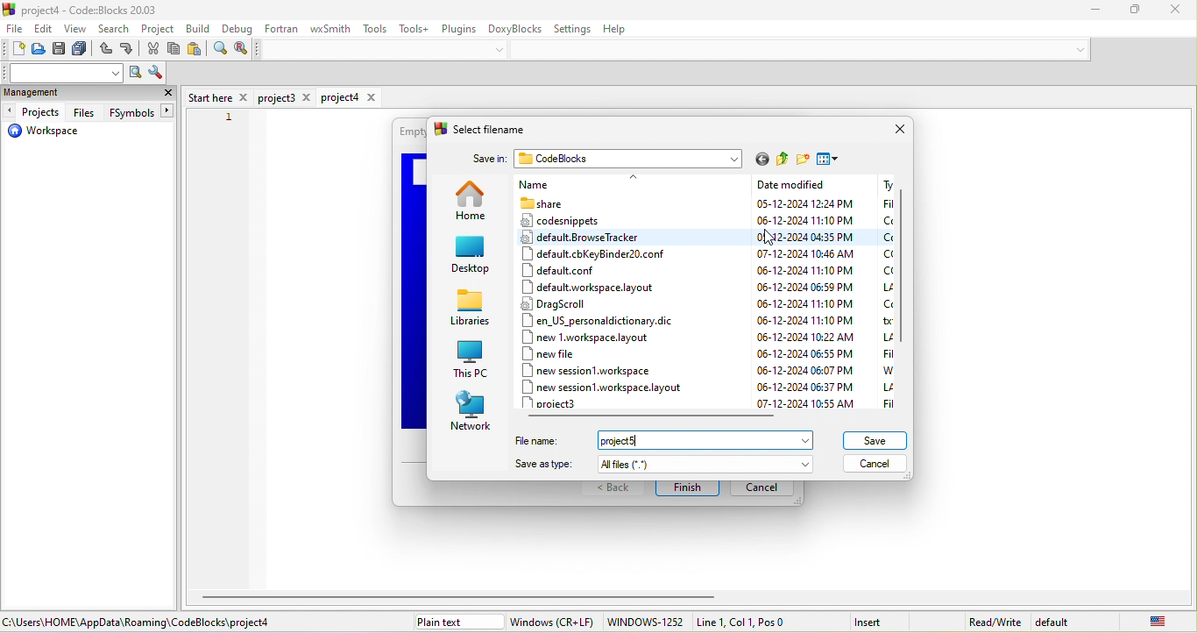 The image size is (1197, 633). Describe the element at coordinates (489, 156) in the screenshot. I see `save in` at that location.